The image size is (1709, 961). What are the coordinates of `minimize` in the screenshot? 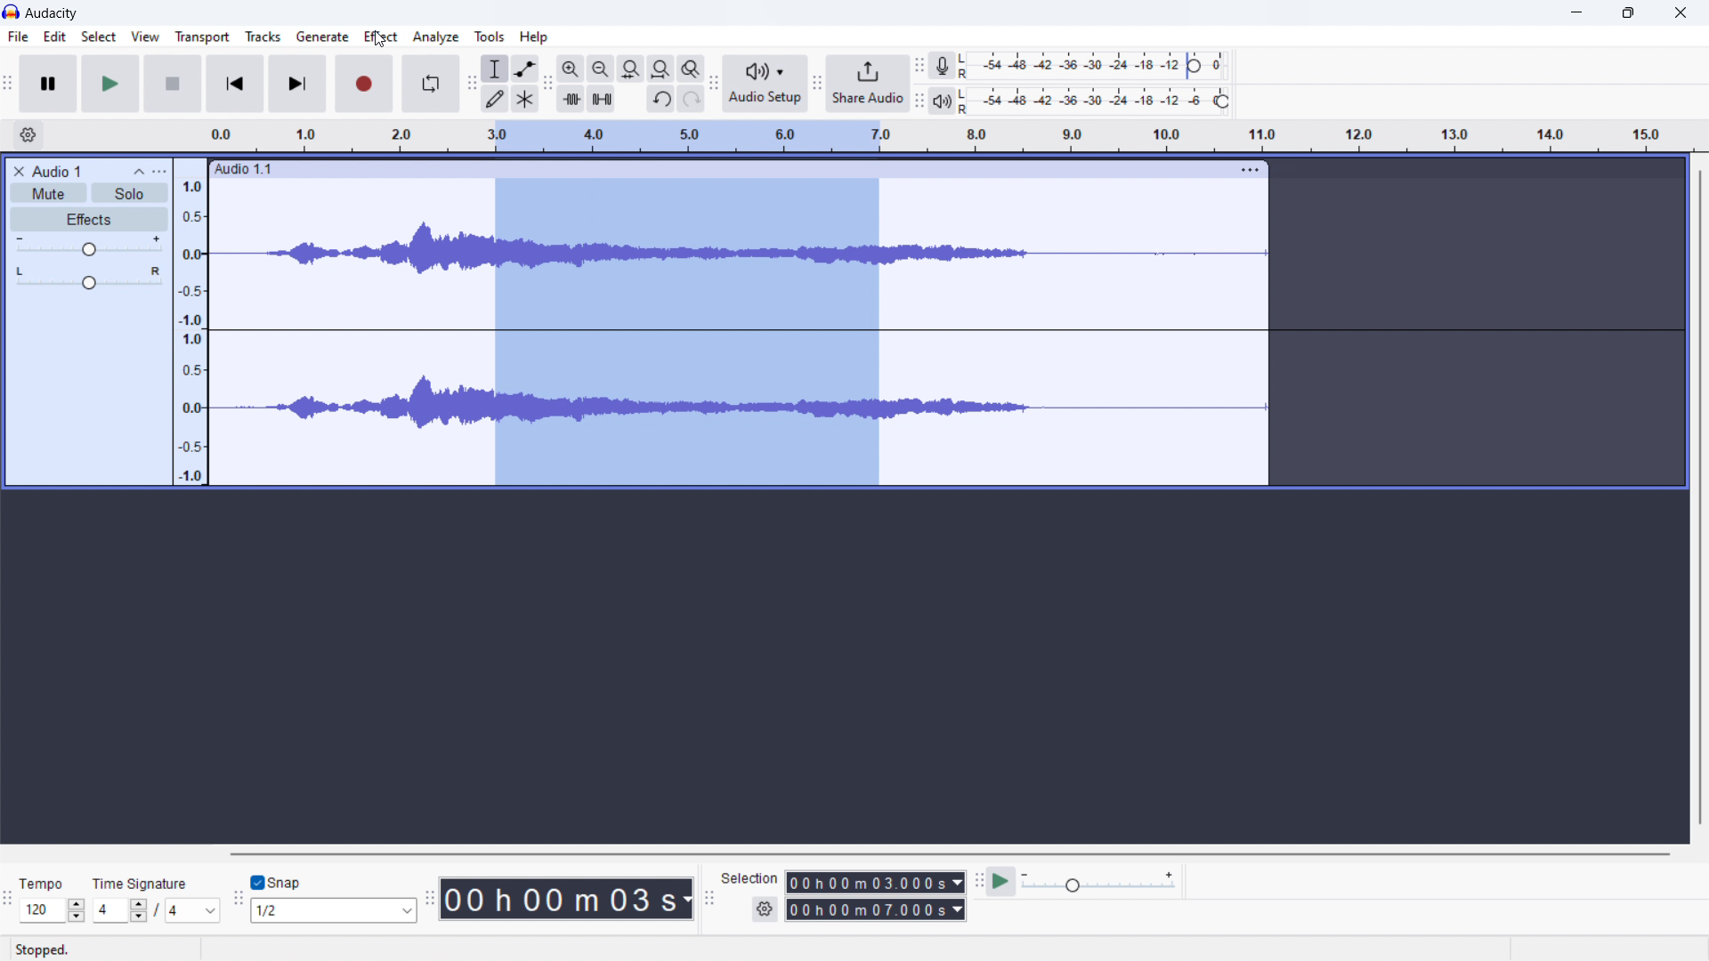 It's located at (1578, 12).